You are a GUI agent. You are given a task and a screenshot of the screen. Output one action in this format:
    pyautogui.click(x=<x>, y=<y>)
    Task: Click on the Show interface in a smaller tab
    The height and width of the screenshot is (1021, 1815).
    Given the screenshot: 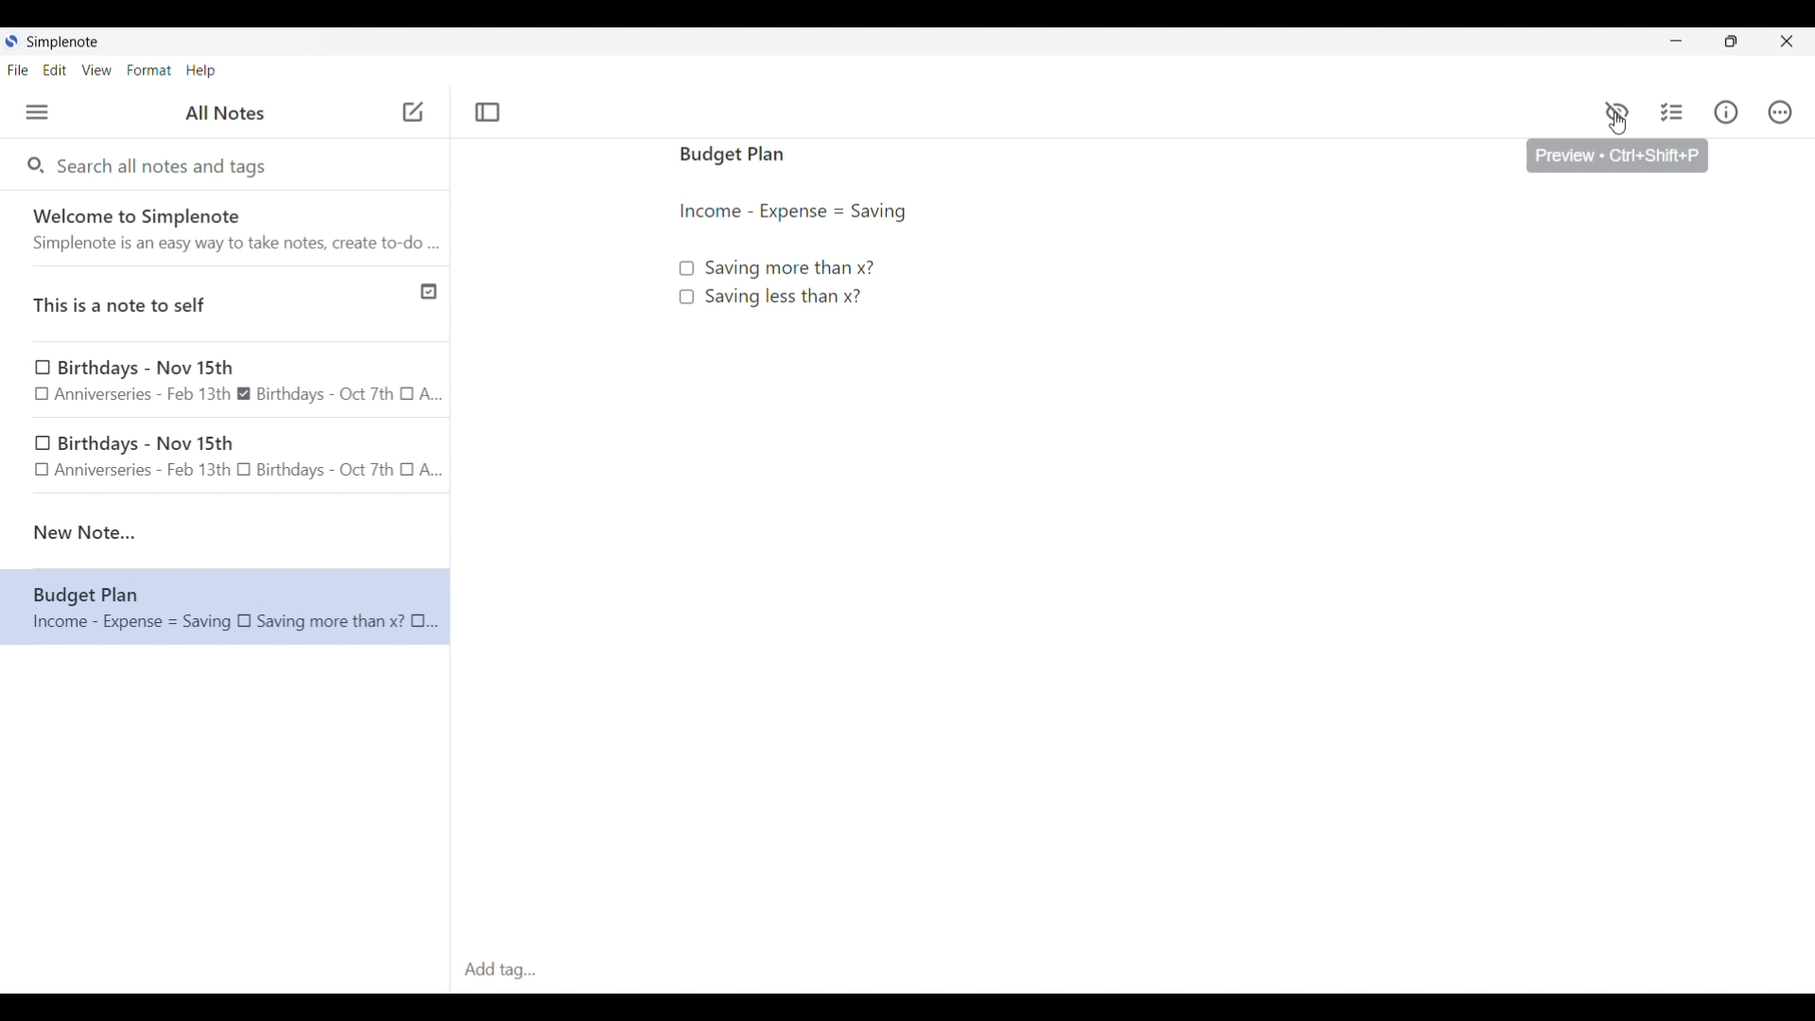 What is the action you would take?
    pyautogui.click(x=1731, y=42)
    